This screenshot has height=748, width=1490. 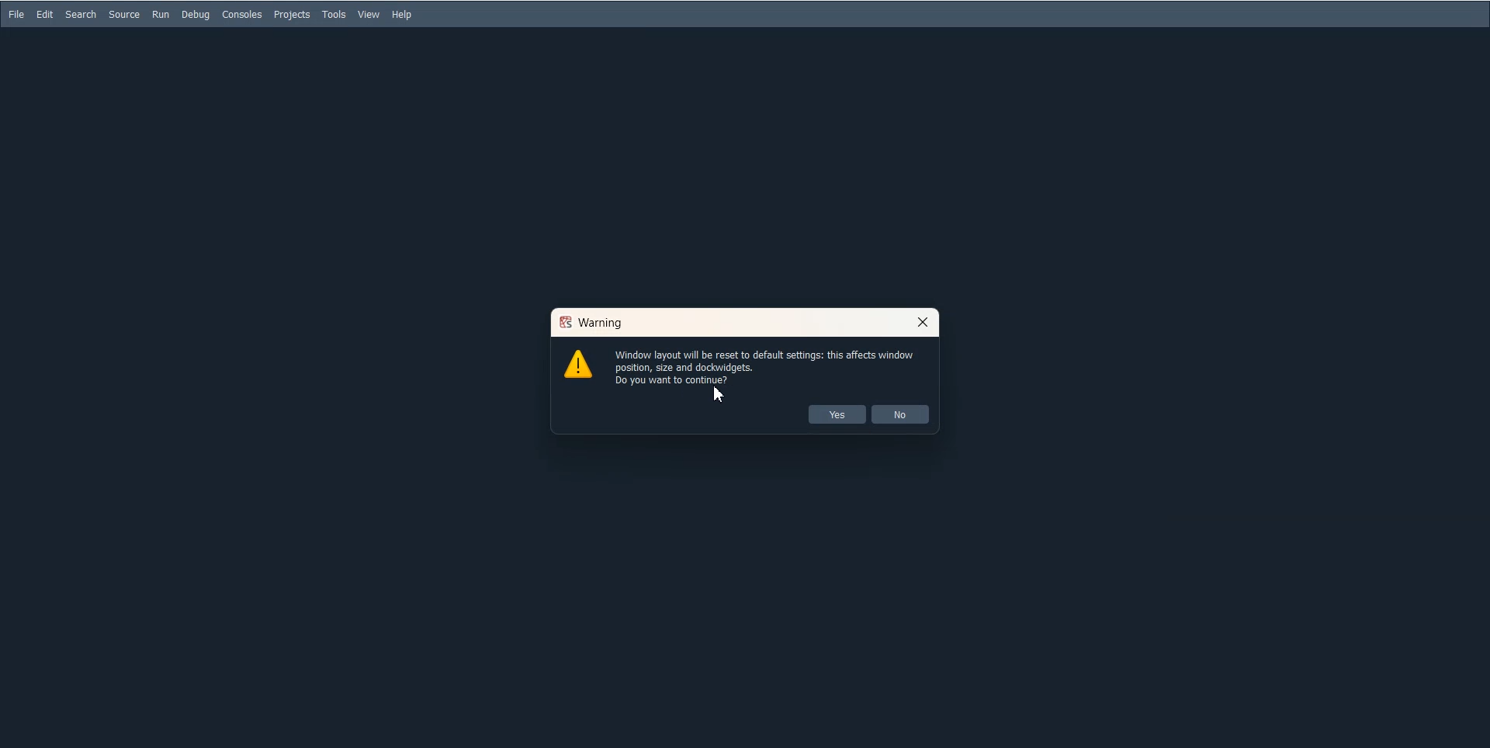 What do you see at coordinates (771, 365) in the screenshot?
I see `‘Window layout will be reset to default settings: this affects window
position, size and dockwidgets.
Do you want to continue?` at bounding box center [771, 365].